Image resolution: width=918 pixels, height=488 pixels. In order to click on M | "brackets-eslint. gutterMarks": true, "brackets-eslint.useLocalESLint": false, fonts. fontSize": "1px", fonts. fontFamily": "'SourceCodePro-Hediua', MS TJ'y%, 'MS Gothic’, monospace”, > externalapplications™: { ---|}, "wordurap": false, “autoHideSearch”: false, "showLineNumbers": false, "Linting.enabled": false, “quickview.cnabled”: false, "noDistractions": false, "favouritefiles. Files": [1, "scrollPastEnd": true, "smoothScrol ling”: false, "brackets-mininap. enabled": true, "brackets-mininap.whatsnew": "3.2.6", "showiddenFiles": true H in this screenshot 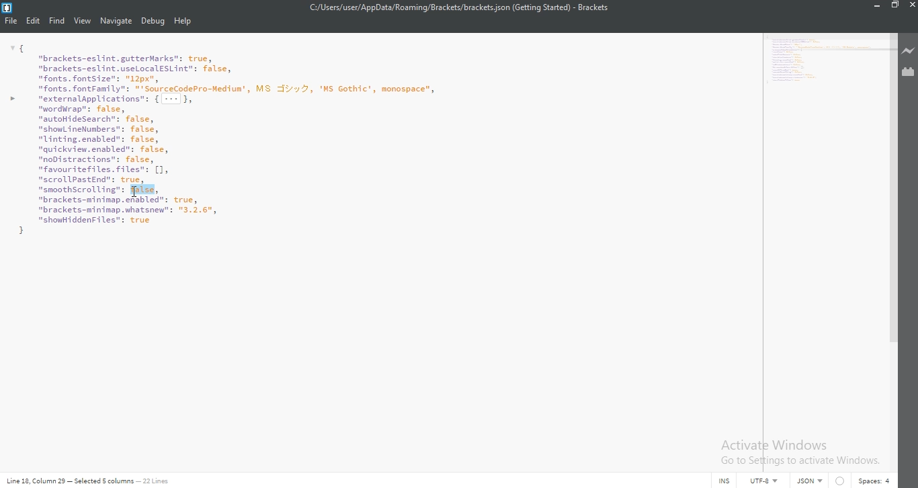, I will do `click(823, 62)`.